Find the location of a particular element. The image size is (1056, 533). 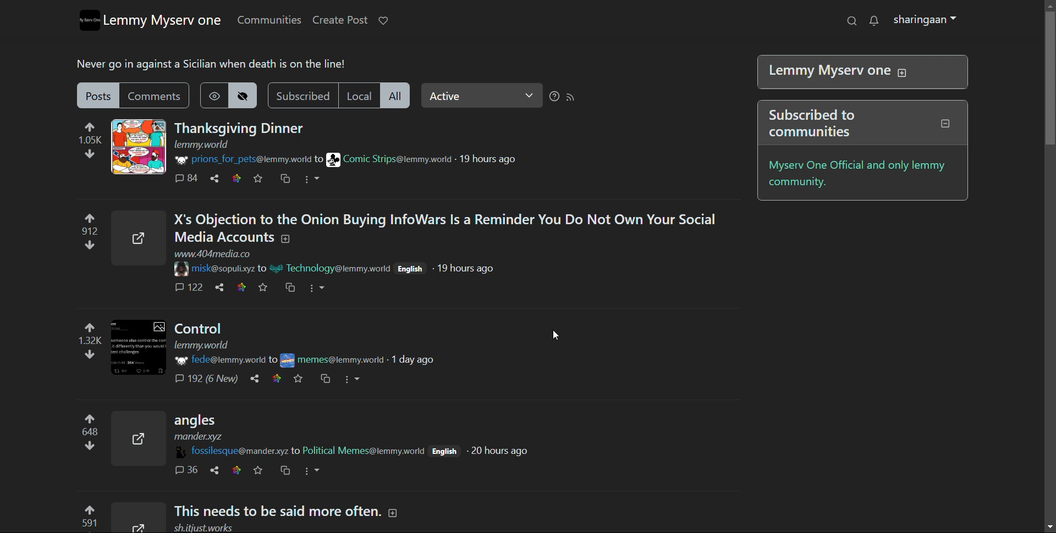

favorite is located at coordinates (258, 179).